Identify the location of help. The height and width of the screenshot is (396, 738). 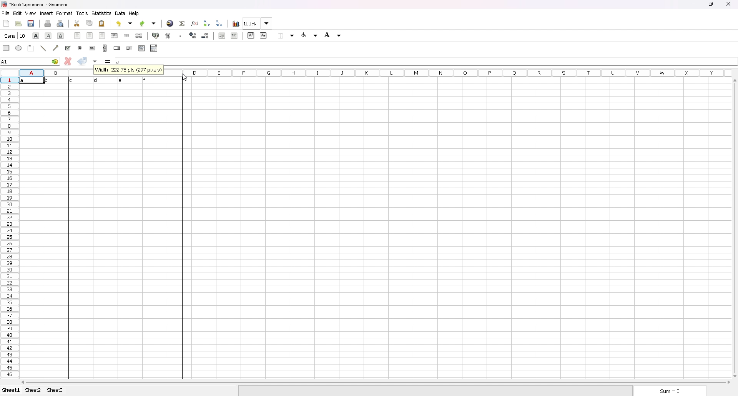
(135, 13).